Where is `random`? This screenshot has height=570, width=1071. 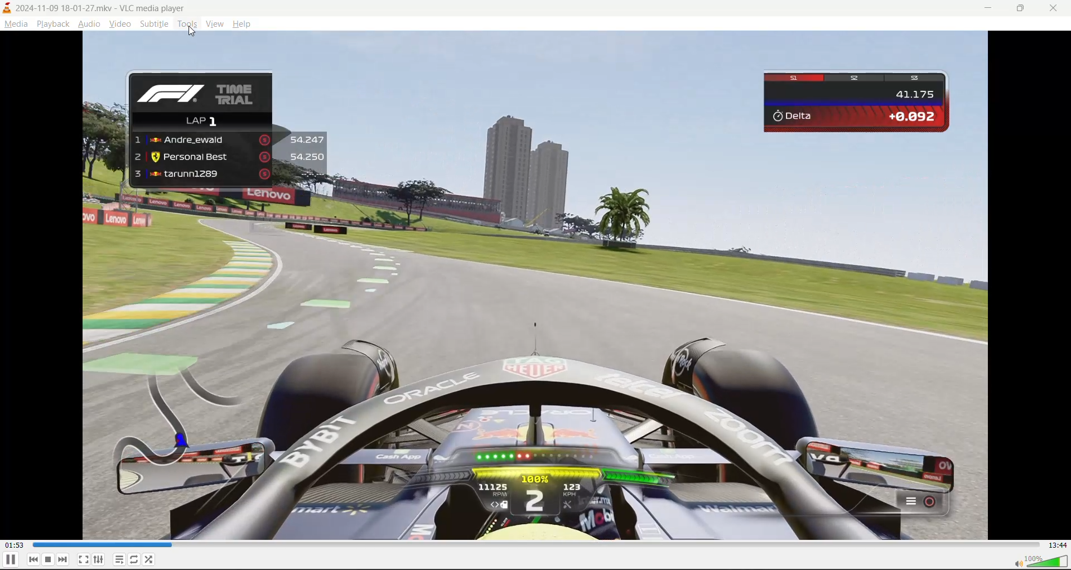 random is located at coordinates (149, 559).